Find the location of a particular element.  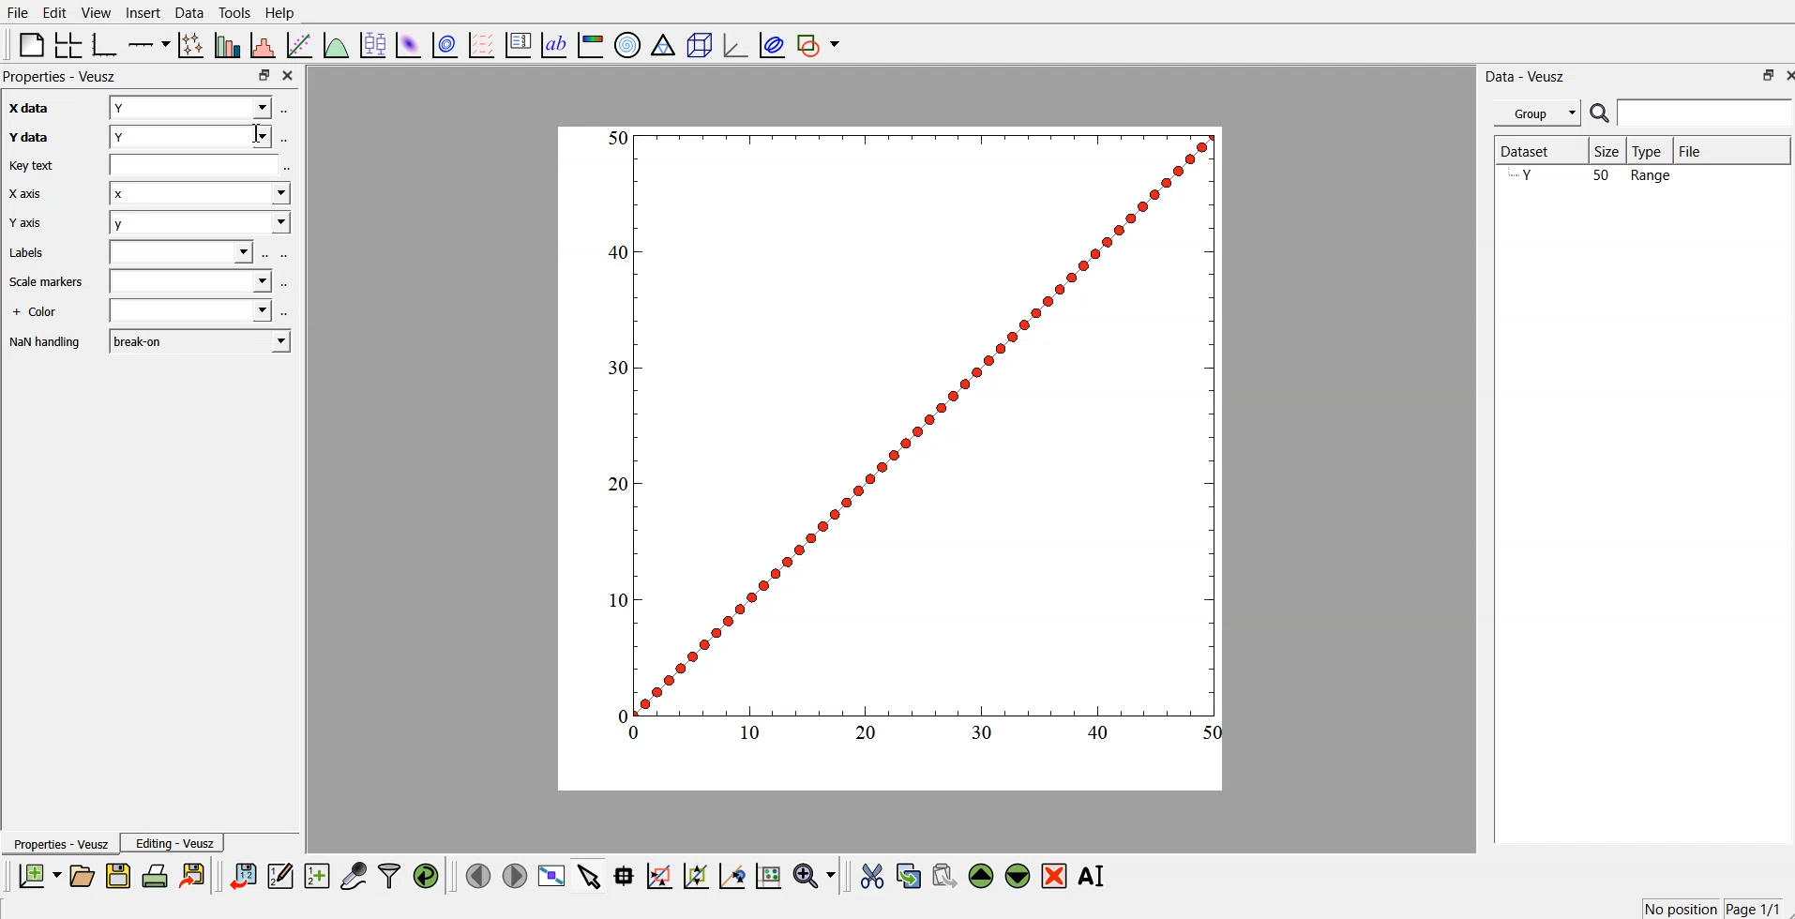

Data - Veusz is located at coordinates (1527, 76).